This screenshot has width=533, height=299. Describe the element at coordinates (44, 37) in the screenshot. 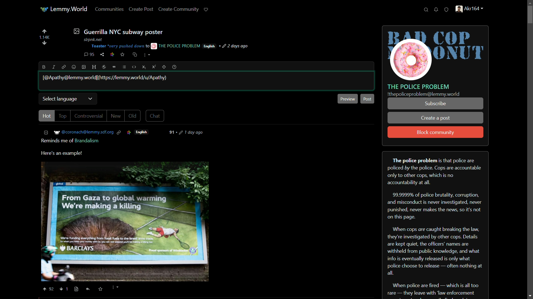

I see `number of votes` at that location.